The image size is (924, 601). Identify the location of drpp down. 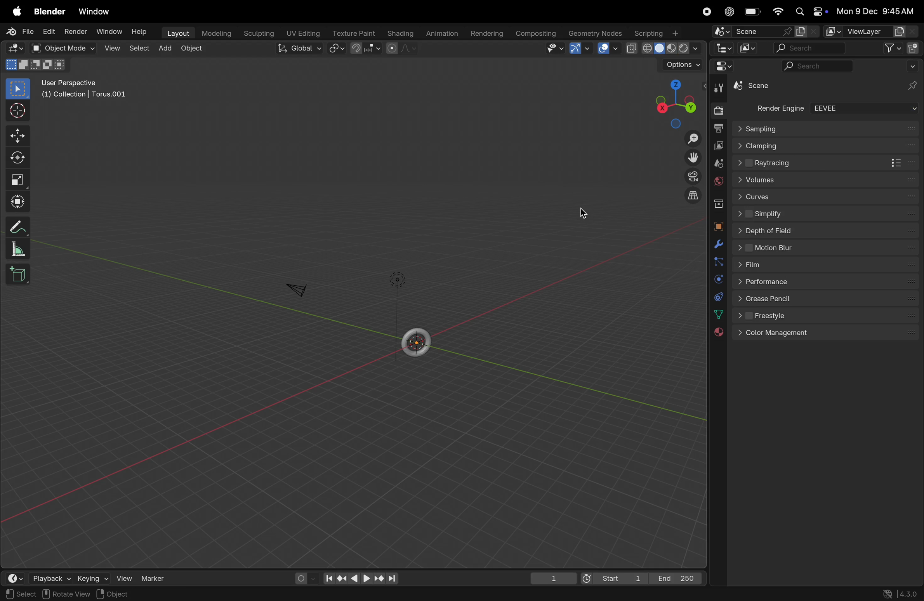
(912, 68).